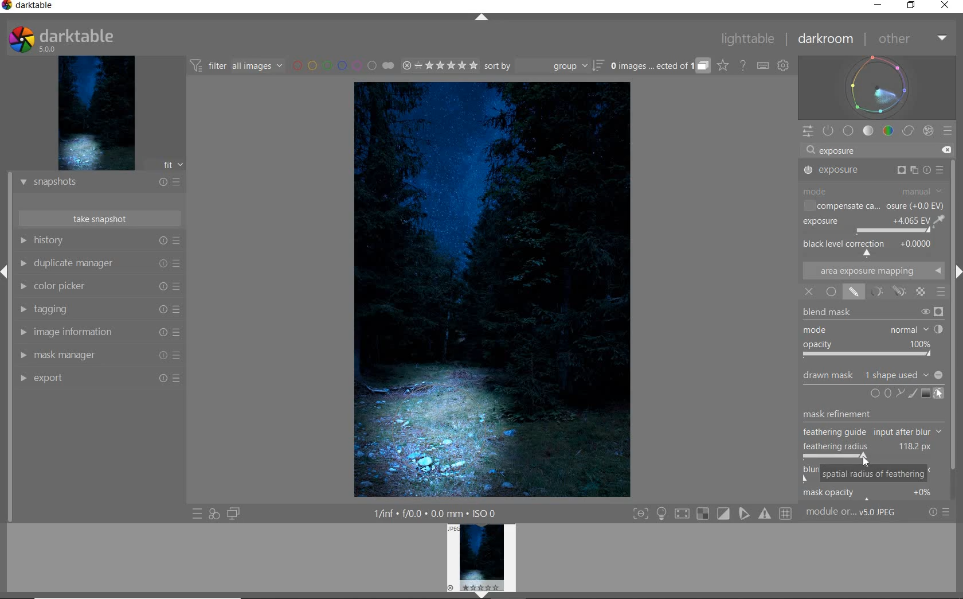 This screenshot has height=599, width=963. I want to click on MASK OPTIONS, so click(886, 291).